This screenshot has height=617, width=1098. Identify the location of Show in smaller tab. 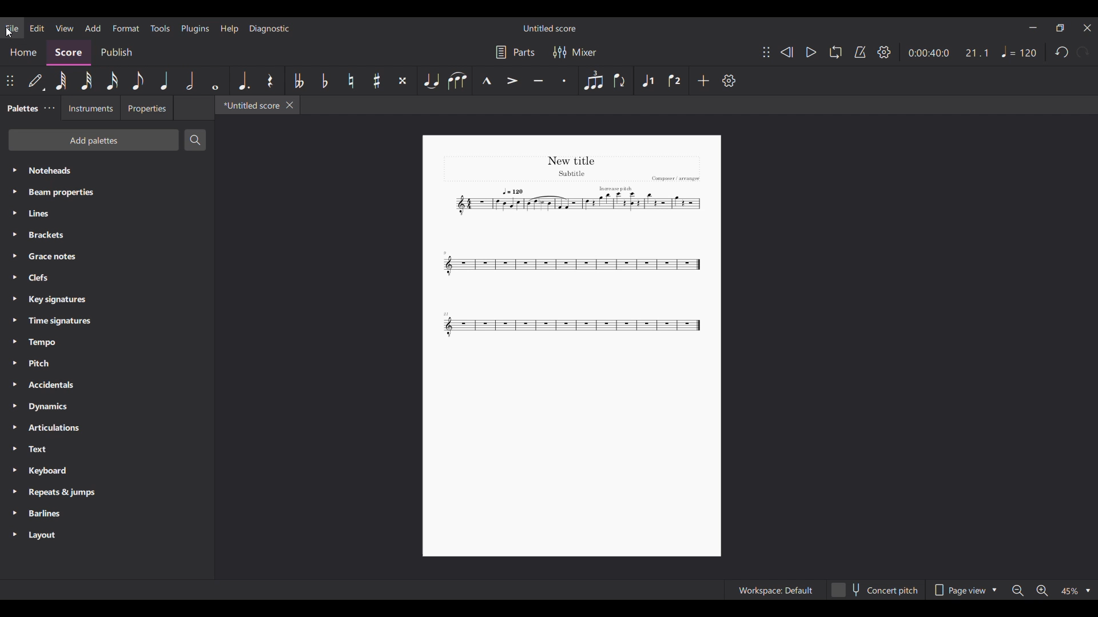
(1060, 27).